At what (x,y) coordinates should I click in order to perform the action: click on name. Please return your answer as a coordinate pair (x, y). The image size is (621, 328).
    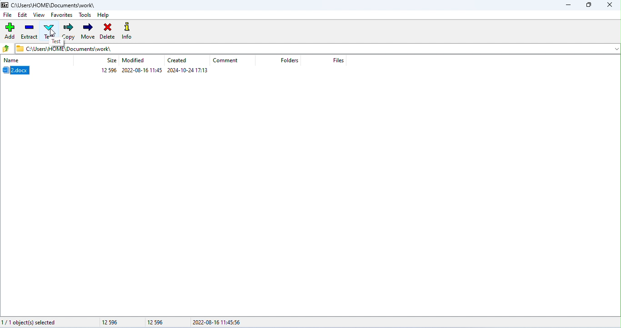
    Looking at the image, I should click on (12, 61).